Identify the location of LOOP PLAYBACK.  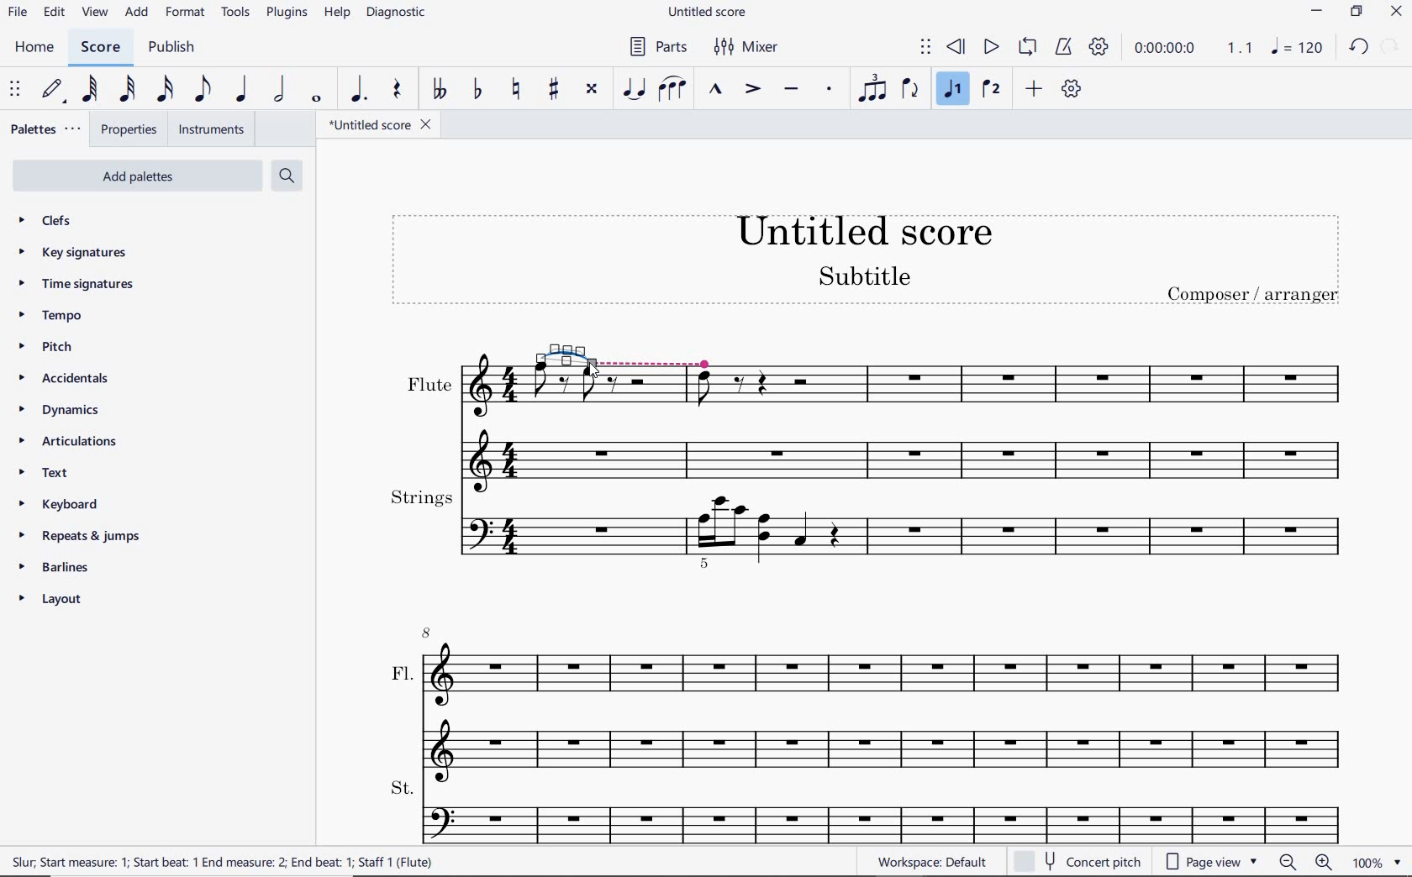
(1028, 48).